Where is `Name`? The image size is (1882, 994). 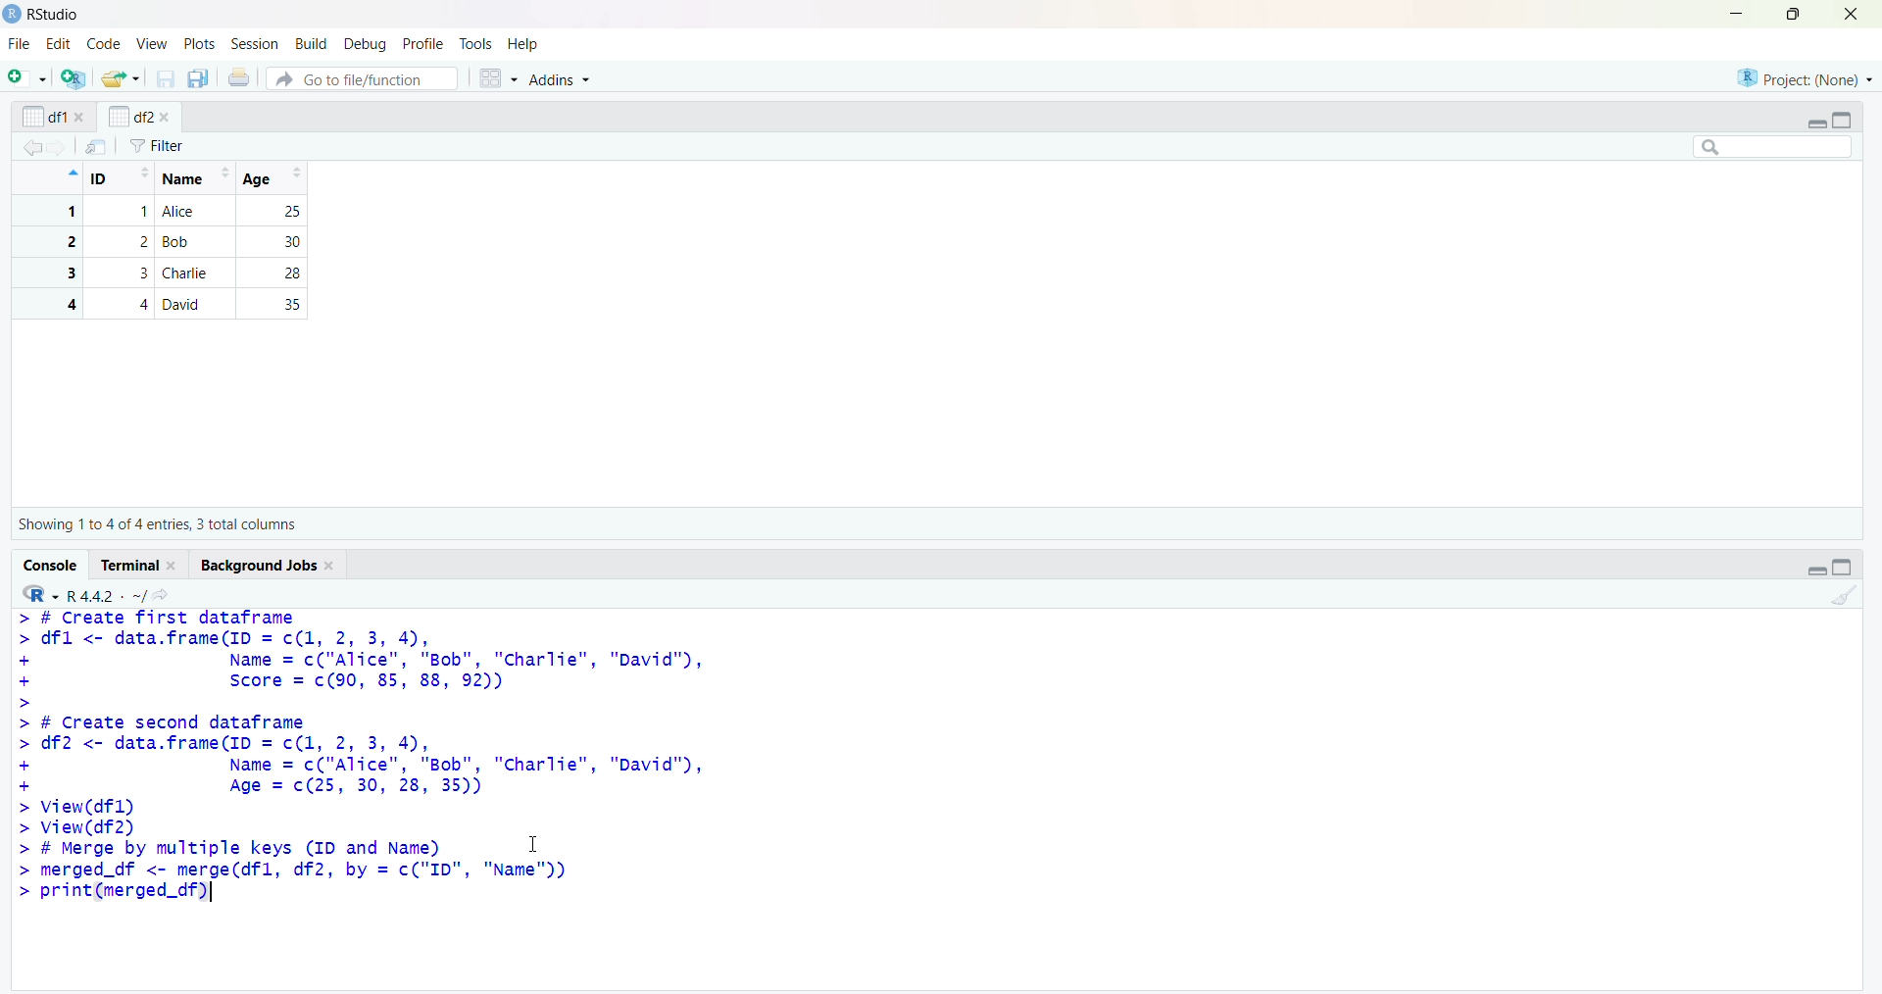 Name is located at coordinates (194, 178).